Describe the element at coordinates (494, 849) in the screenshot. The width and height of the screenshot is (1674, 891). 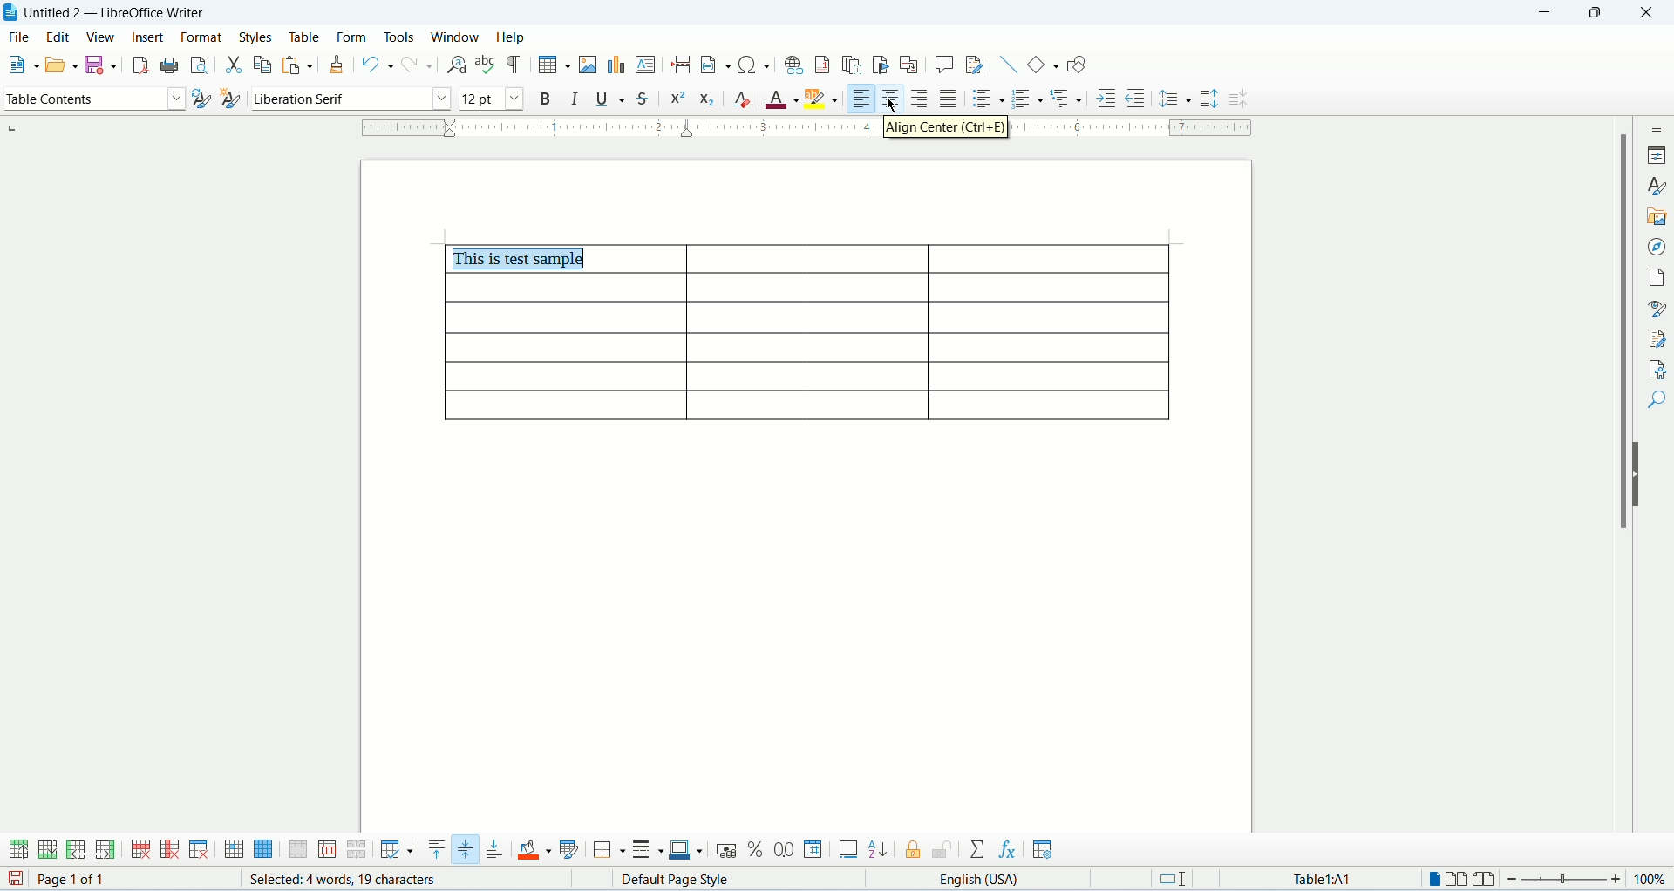
I see `align bottom` at that location.